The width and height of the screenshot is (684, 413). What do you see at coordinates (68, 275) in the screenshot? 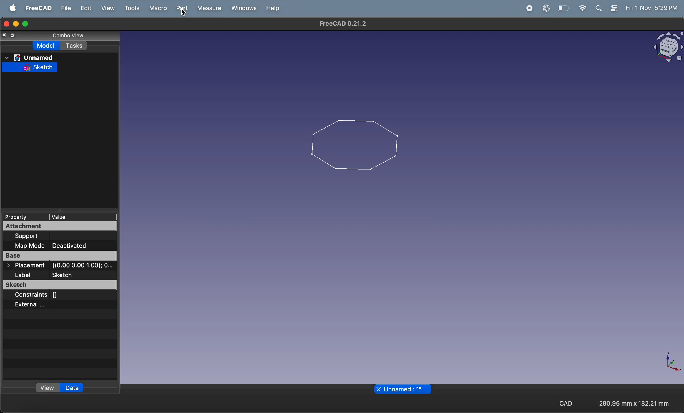
I see `sketcg` at bounding box center [68, 275].